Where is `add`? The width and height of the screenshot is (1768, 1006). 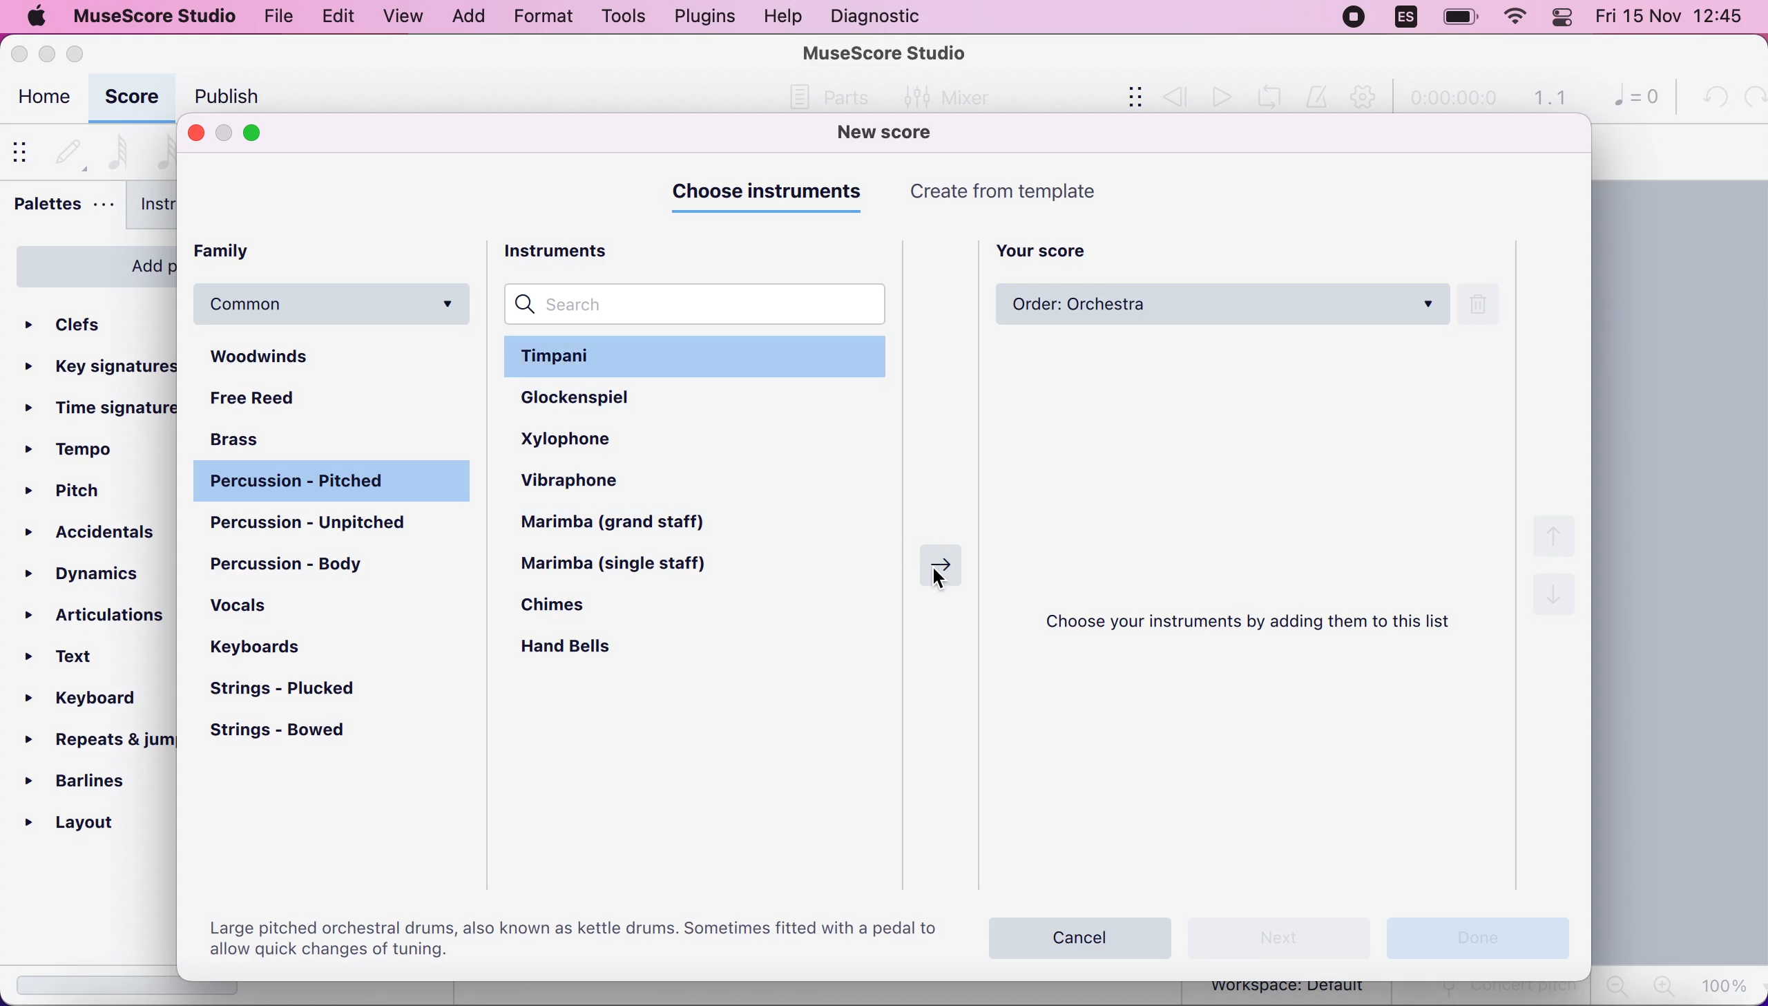
add is located at coordinates (468, 17).